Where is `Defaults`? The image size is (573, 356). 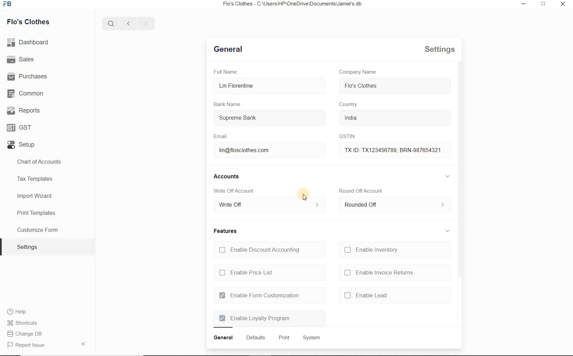 Defaults is located at coordinates (229, 49).